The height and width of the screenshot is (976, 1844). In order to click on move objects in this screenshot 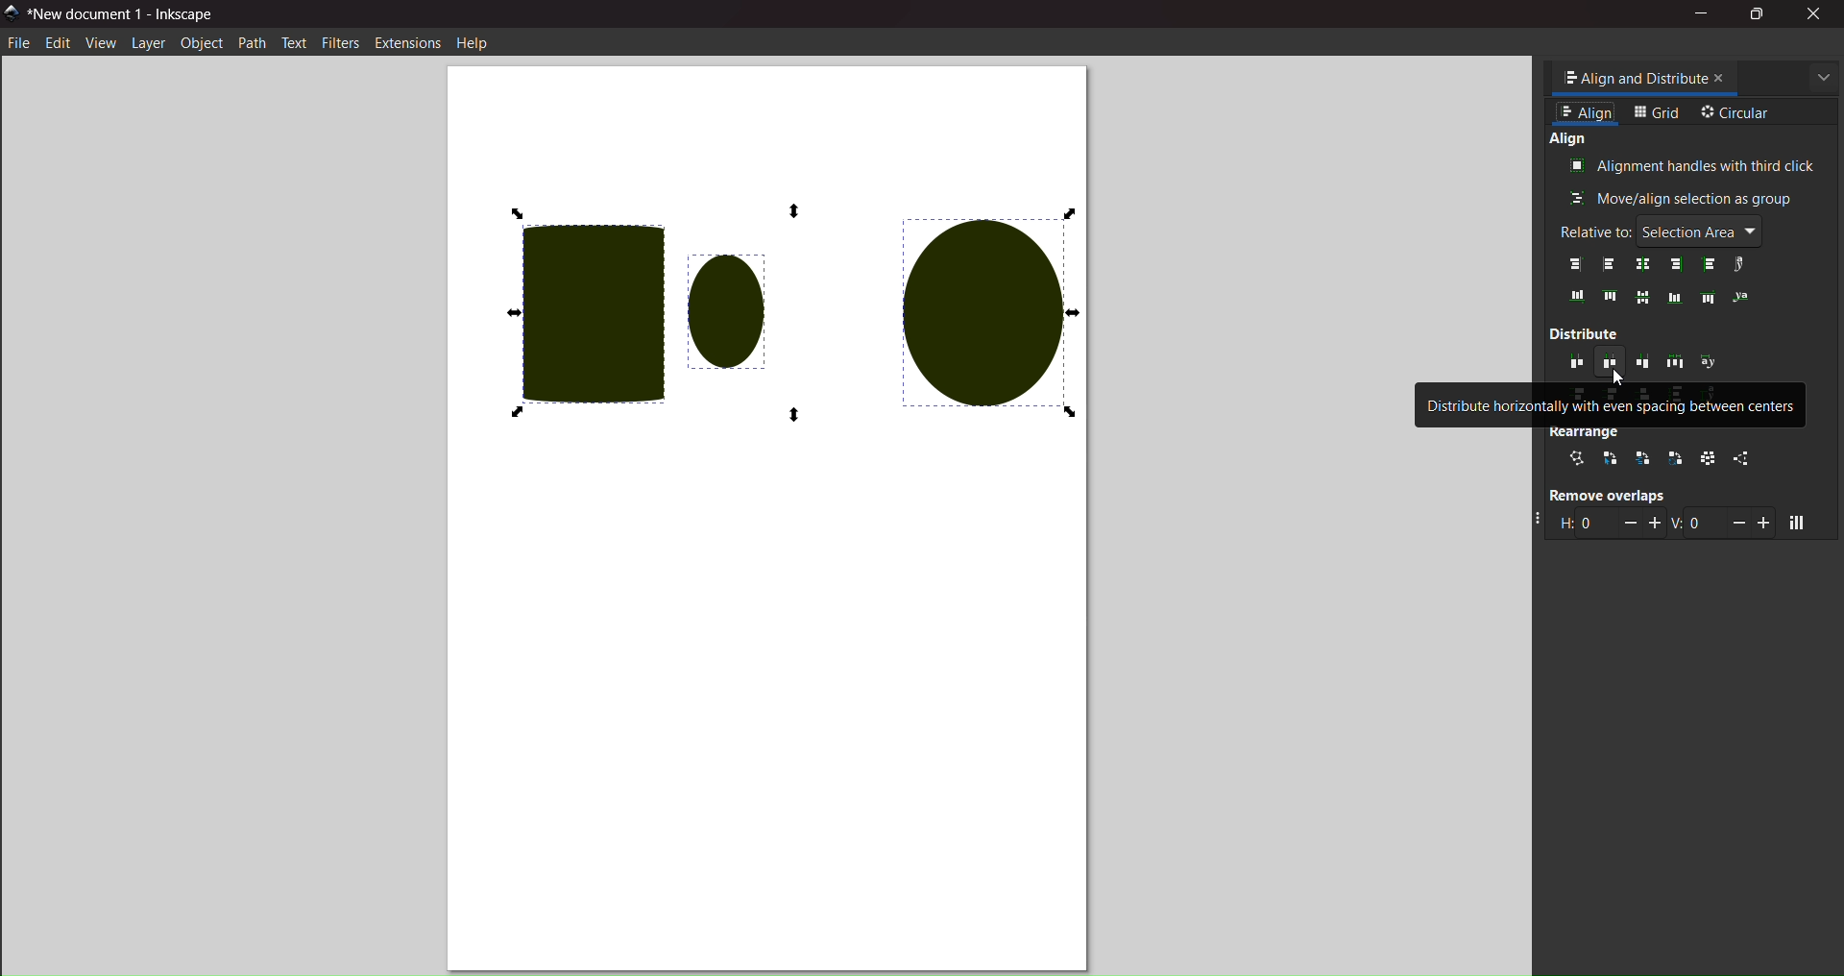, I will do `click(1800, 525)`.